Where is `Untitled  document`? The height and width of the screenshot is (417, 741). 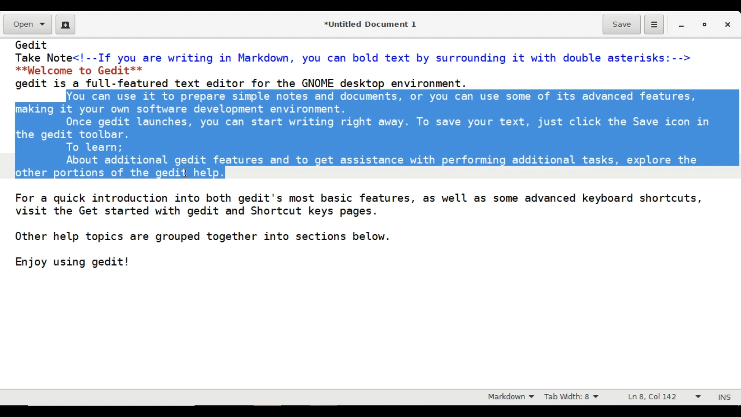
Untitled  document is located at coordinates (369, 24).